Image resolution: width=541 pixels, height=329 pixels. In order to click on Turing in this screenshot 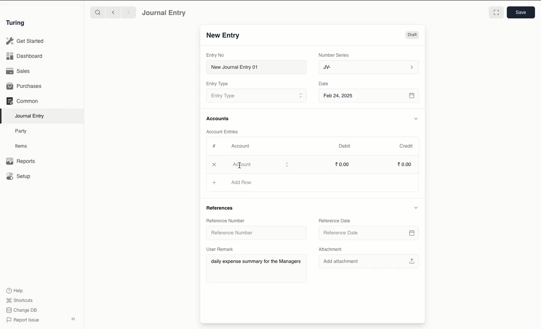, I will do `click(17, 23)`.